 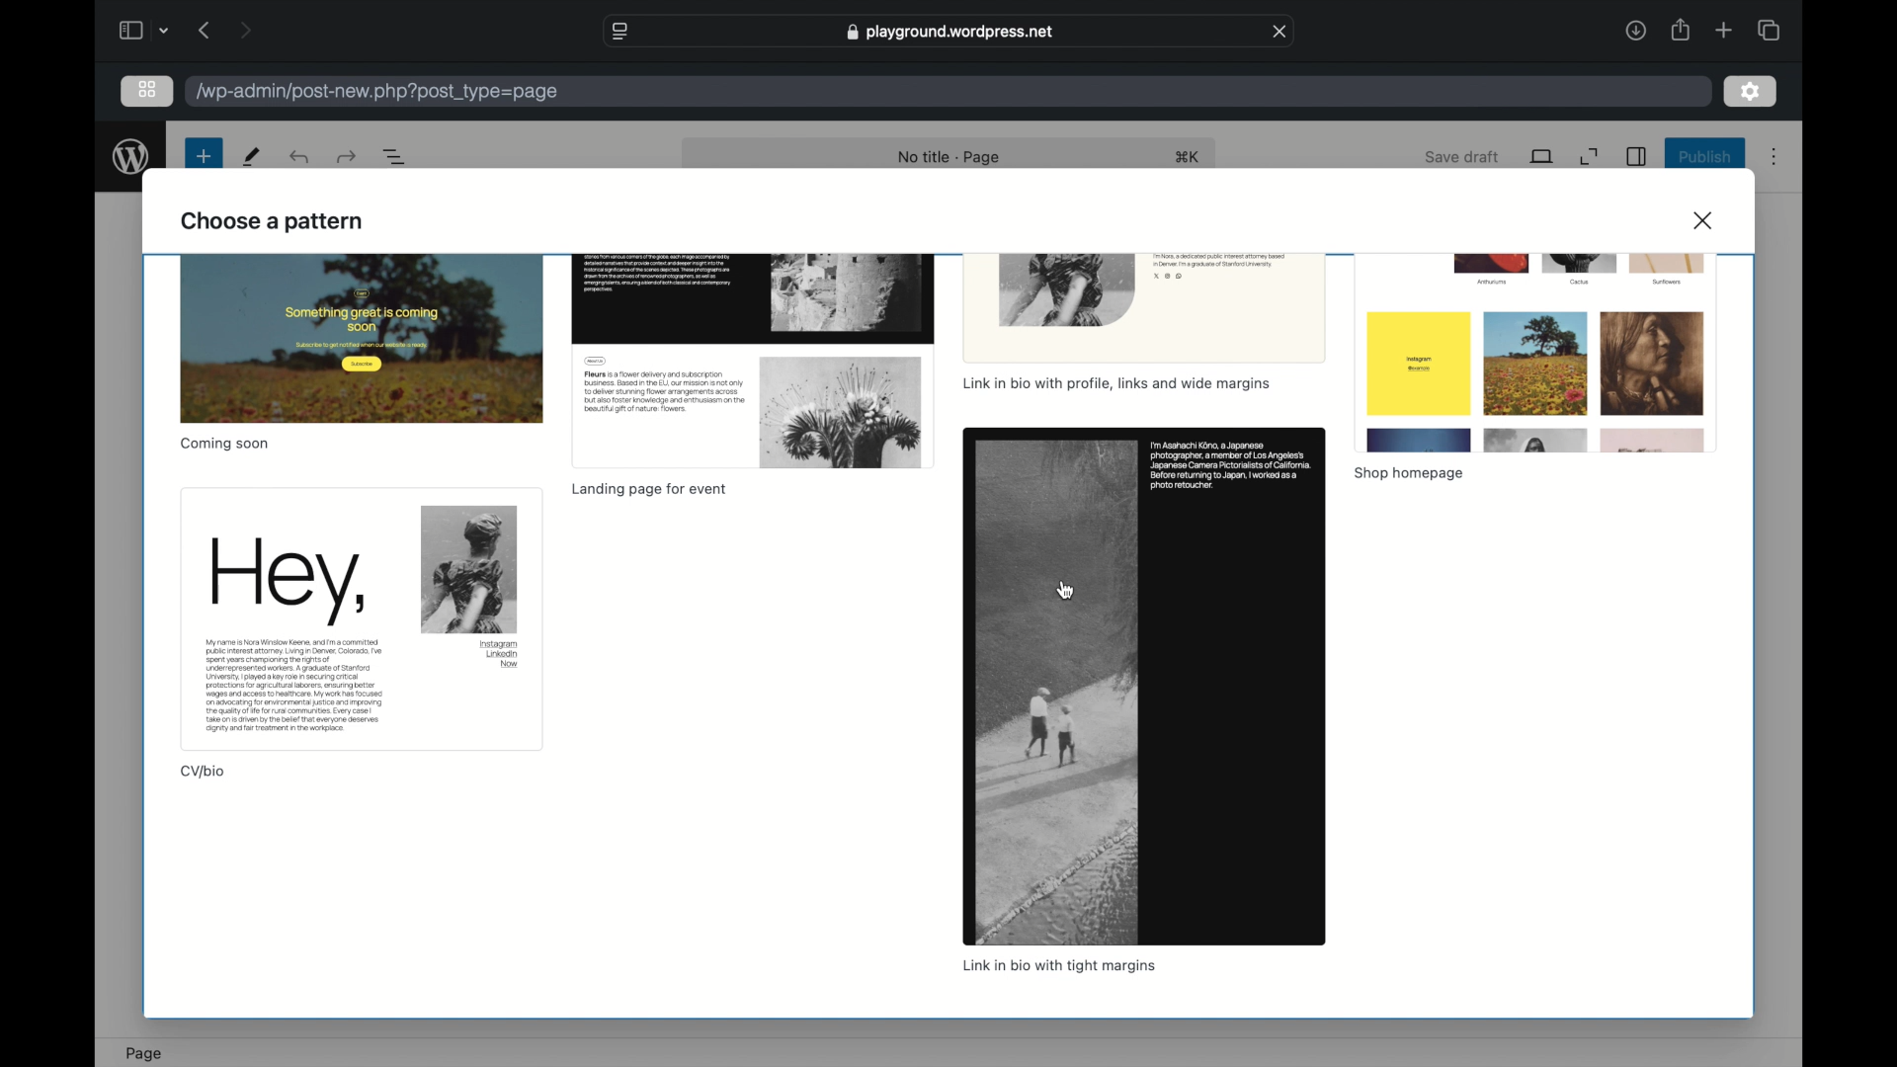 I want to click on undo, so click(x=346, y=156).